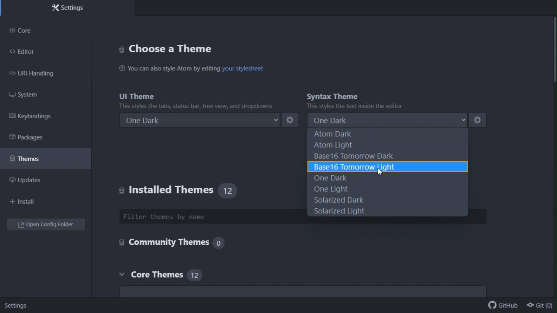  Describe the element at coordinates (388, 156) in the screenshot. I see `Base 16 tomorrow dark` at that location.